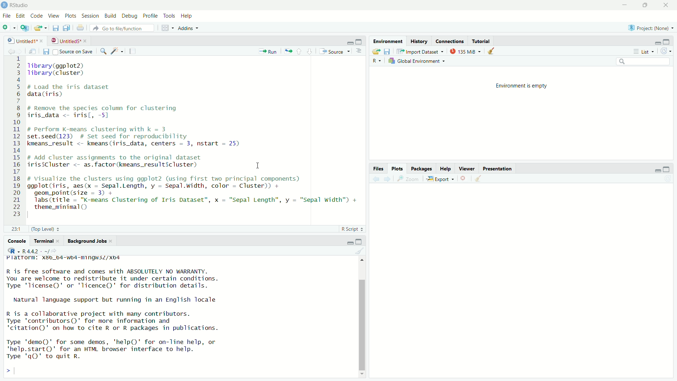 The width and height of the screenshot is (677, 381). Describe the element at coordinates (450, 41) in the screenshot. I see `Connections` at that location.